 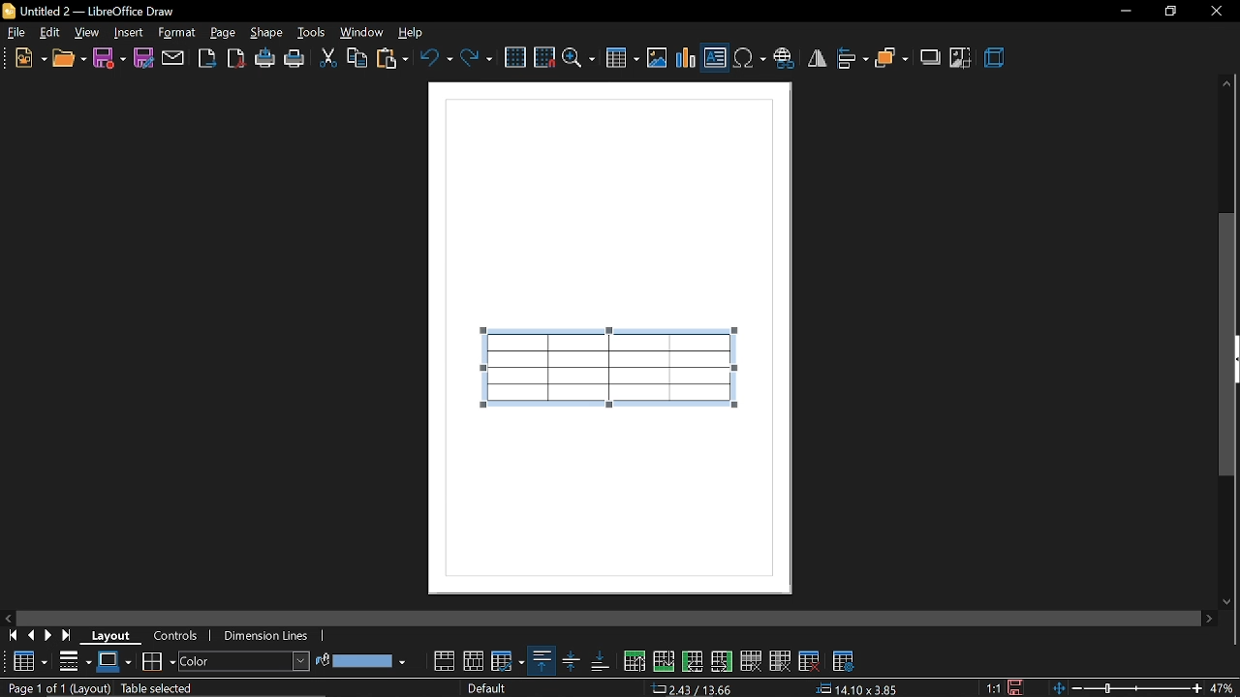 What do you see at coordinates (329, 59) in the screenshot?
I see `cut ` at bounding box center [329, 59].